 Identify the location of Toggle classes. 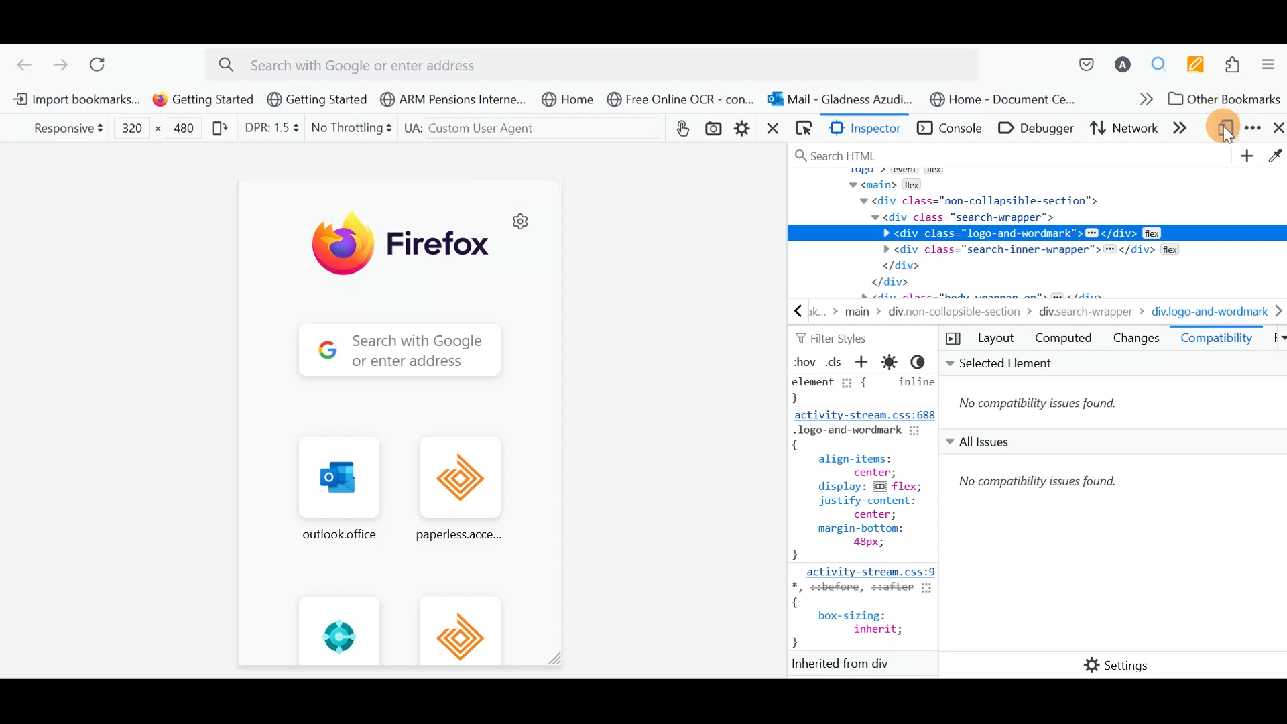
(836, 362).